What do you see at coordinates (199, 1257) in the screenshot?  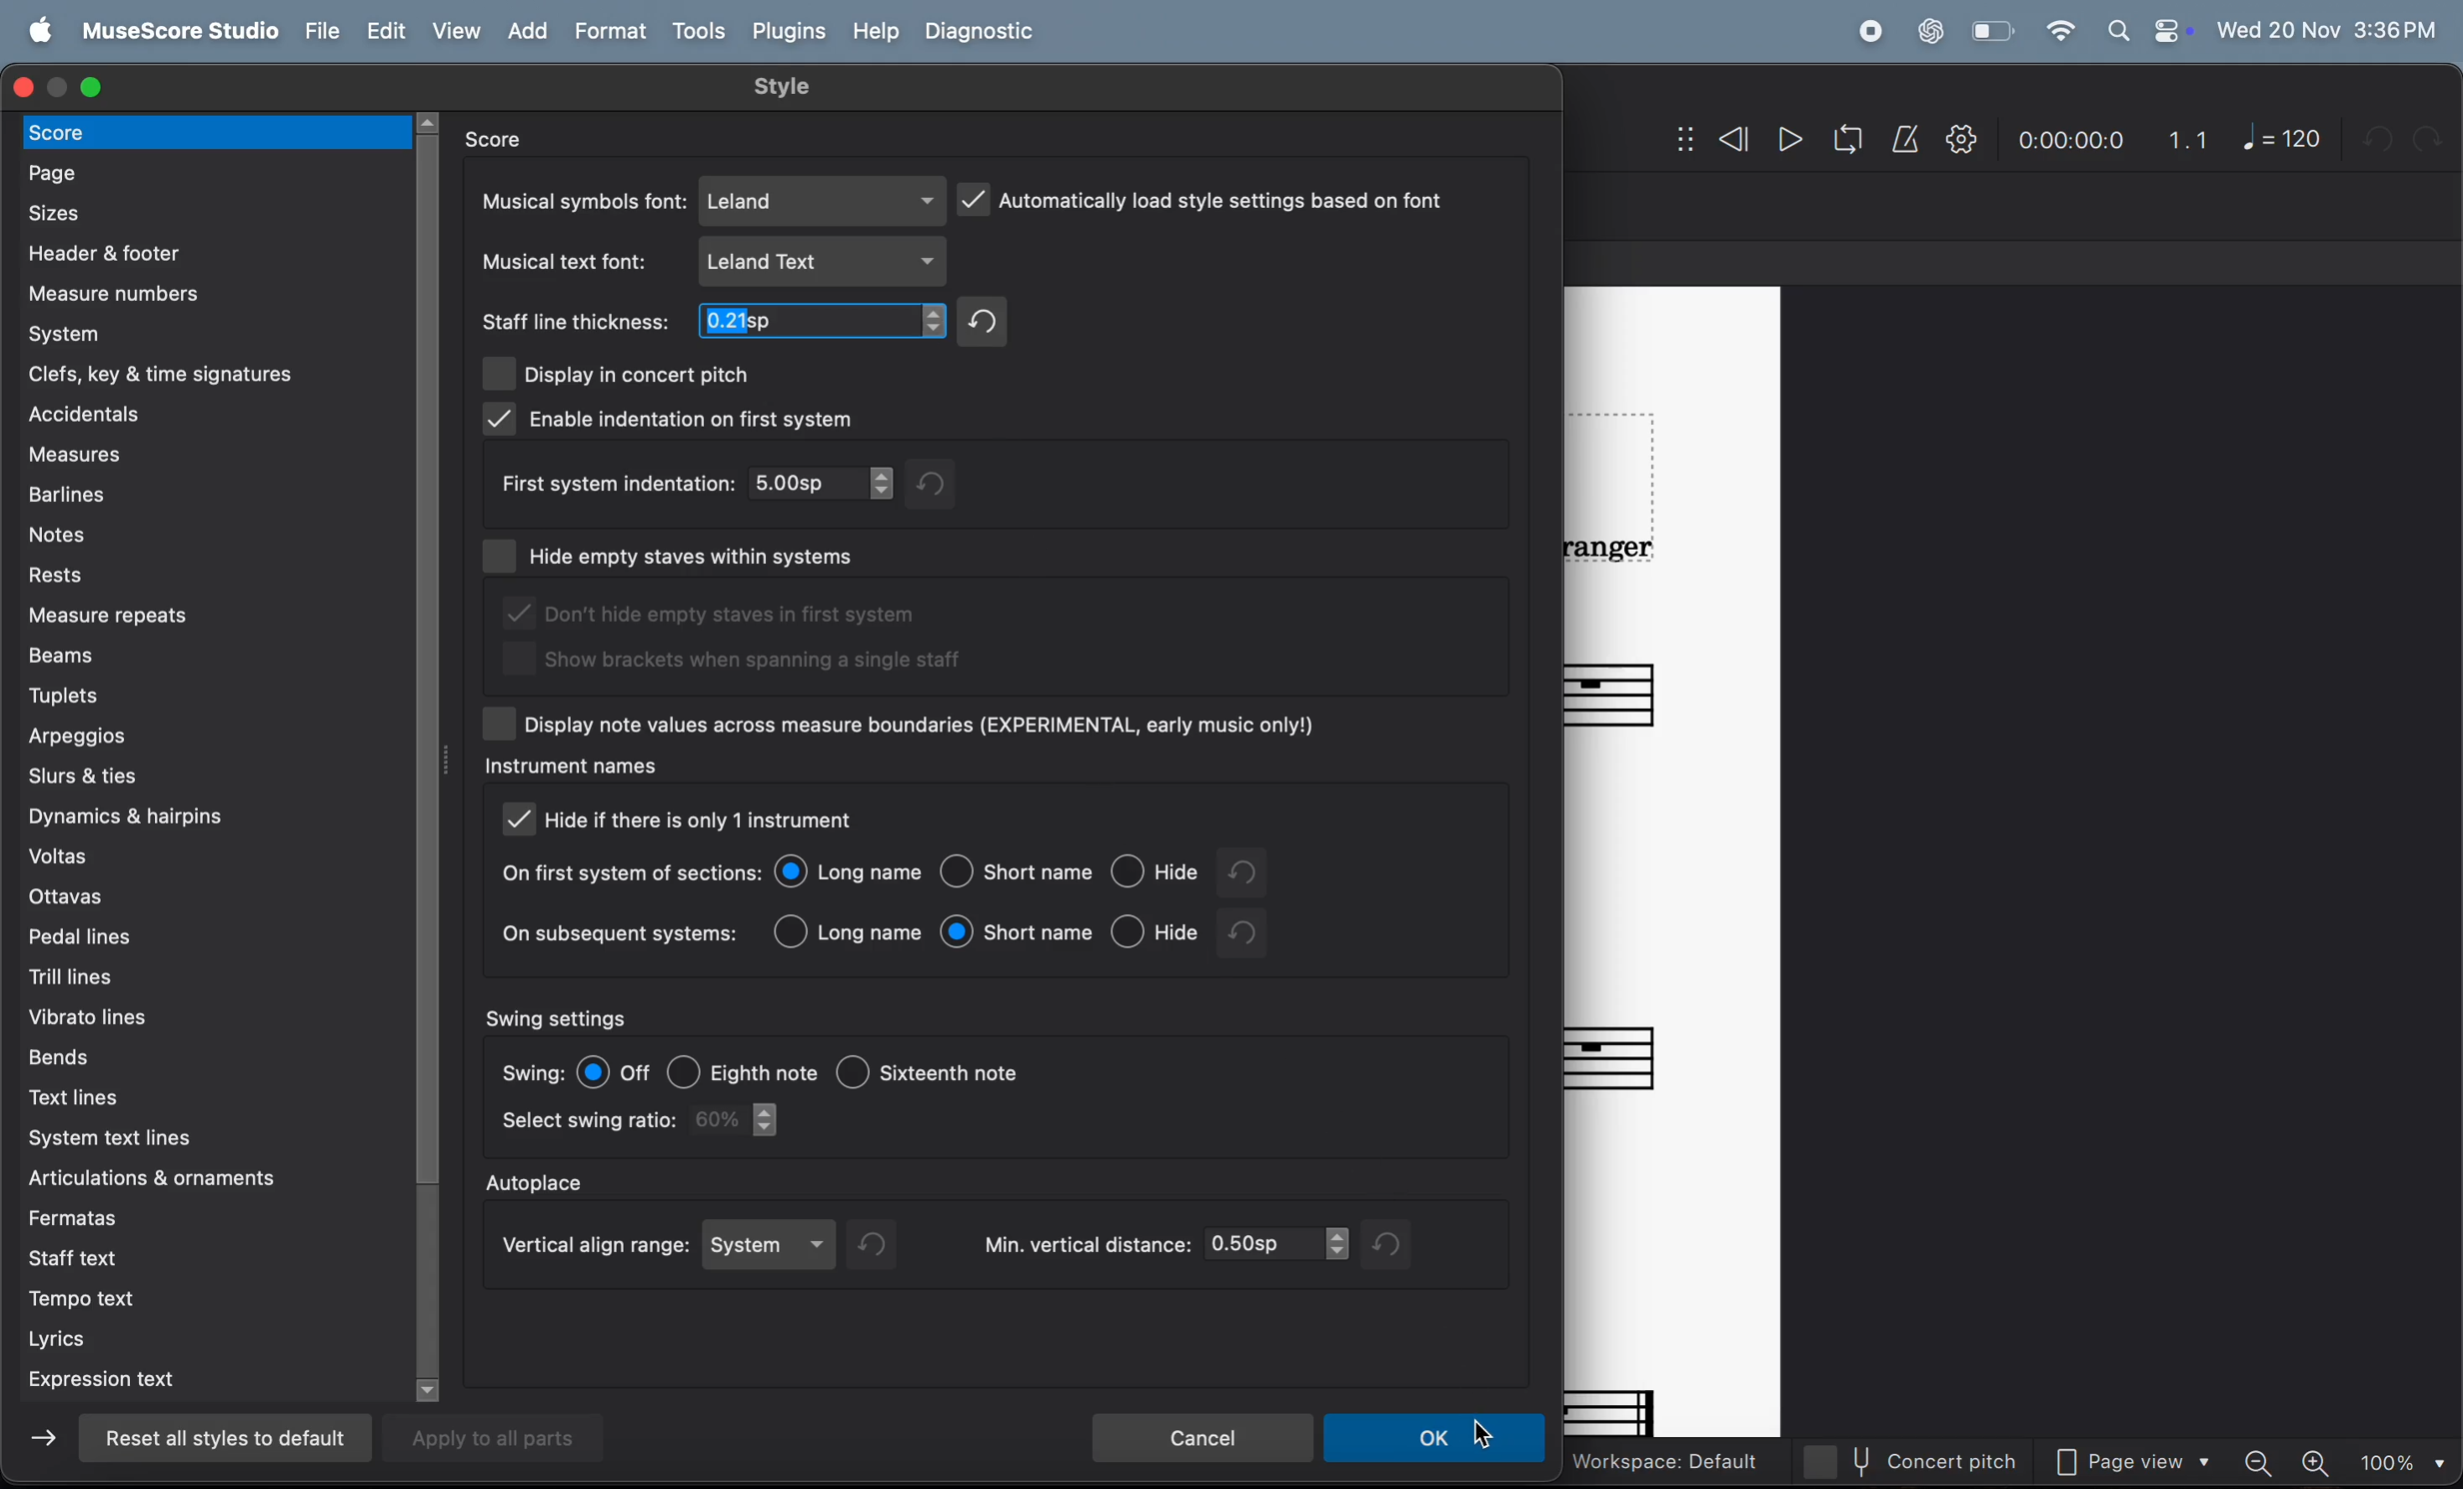 I see `staff text` at bounding box center [199, 1257].